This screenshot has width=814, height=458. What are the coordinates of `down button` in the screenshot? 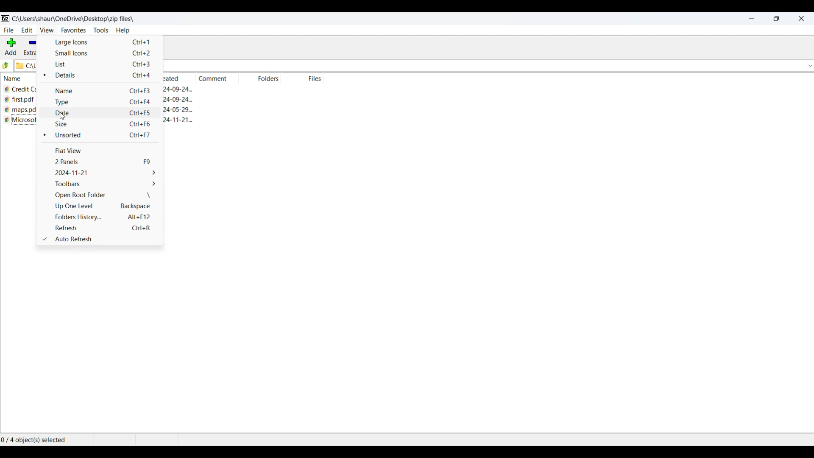 It's located at (807, 65).